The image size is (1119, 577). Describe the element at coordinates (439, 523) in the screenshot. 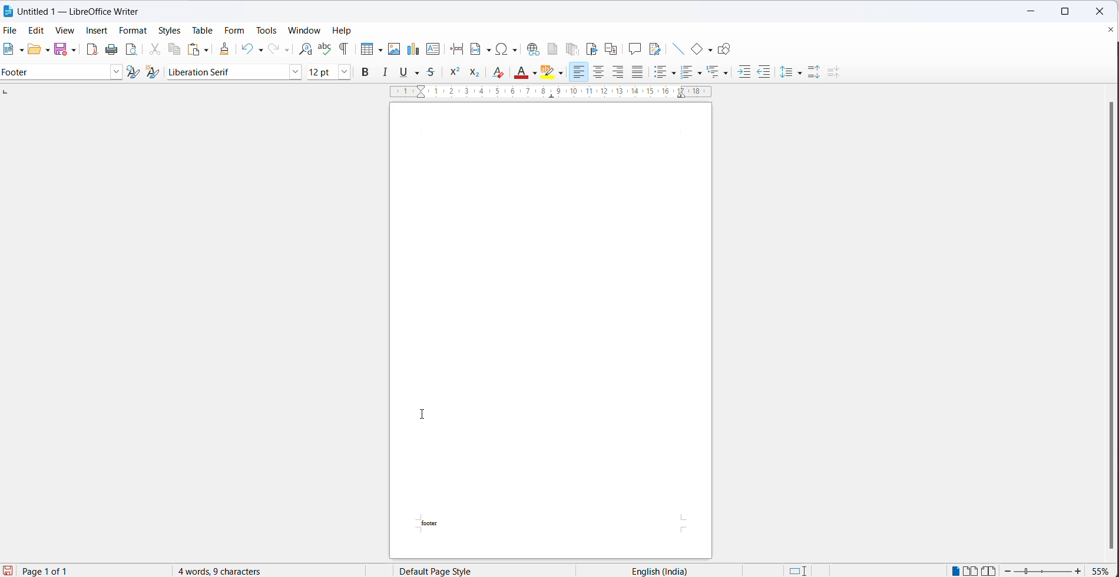

I see `footer text` at that location.